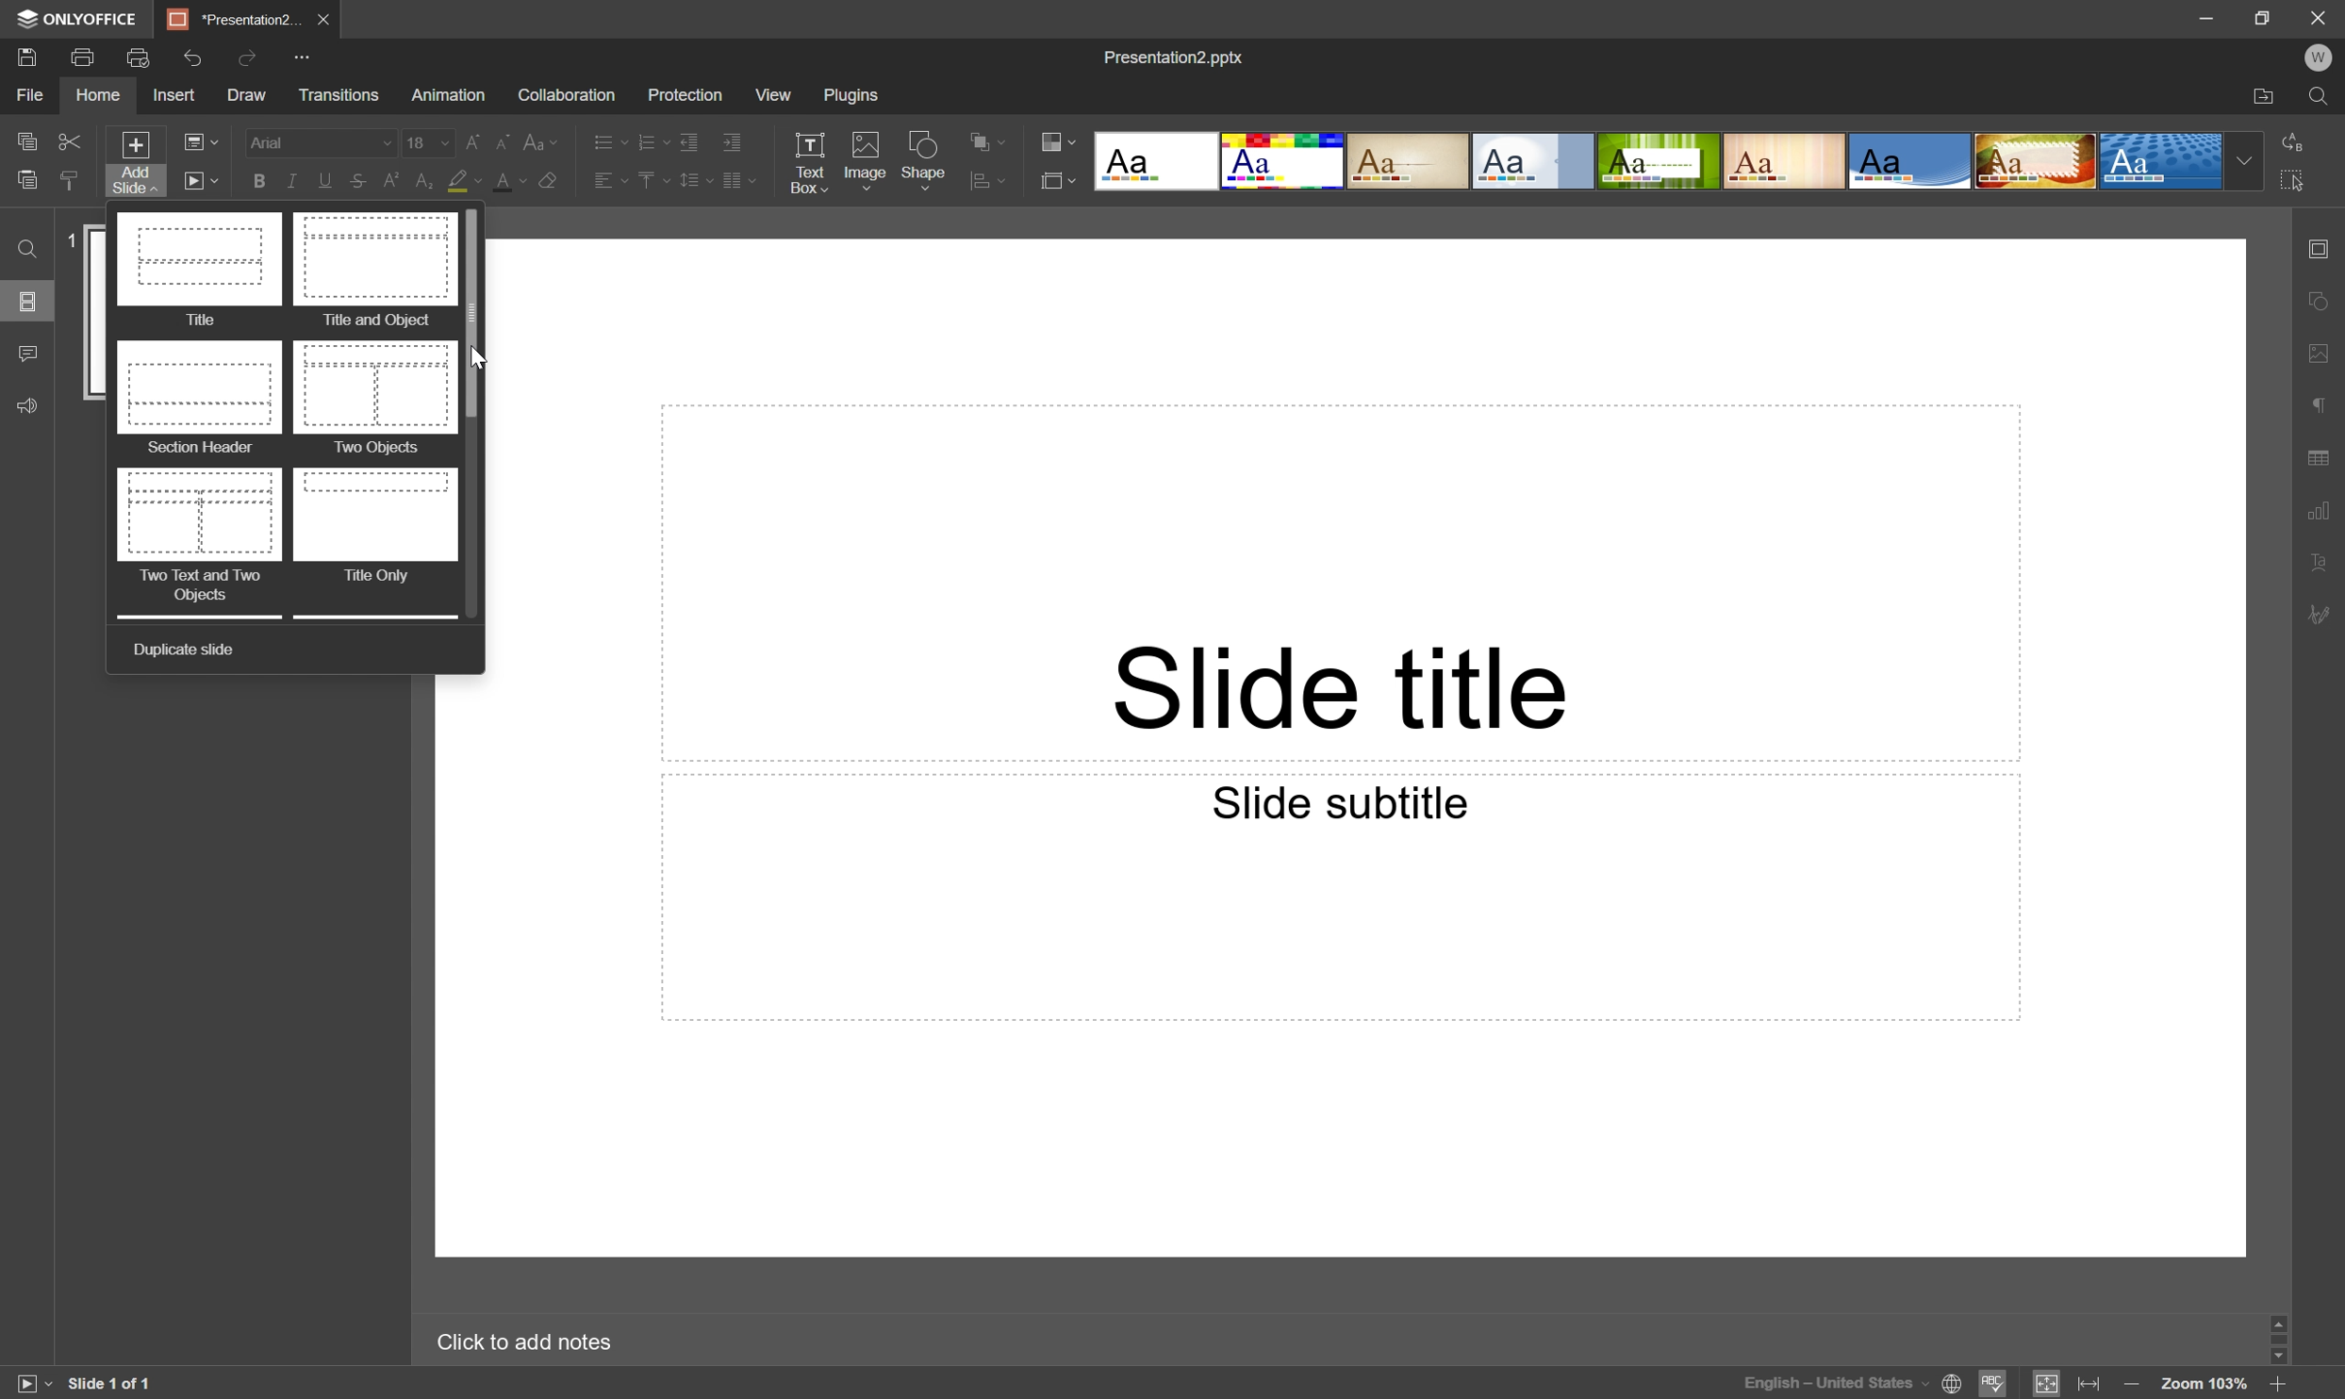 The width and height of the screenshot is (2345, 1399). What do you see at coordinates (772, 95) in the screenshot?
I see `View` at bounding box center [772, 95].